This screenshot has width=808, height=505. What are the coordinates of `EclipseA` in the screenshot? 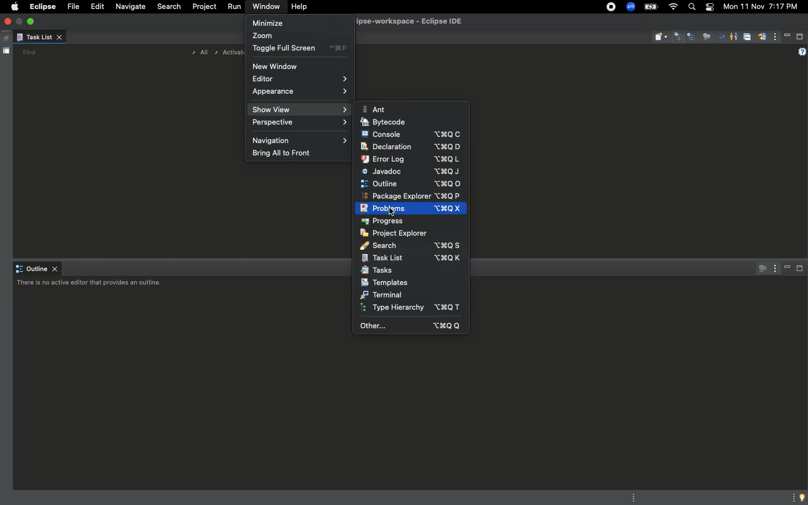 It's located at (42, 7).